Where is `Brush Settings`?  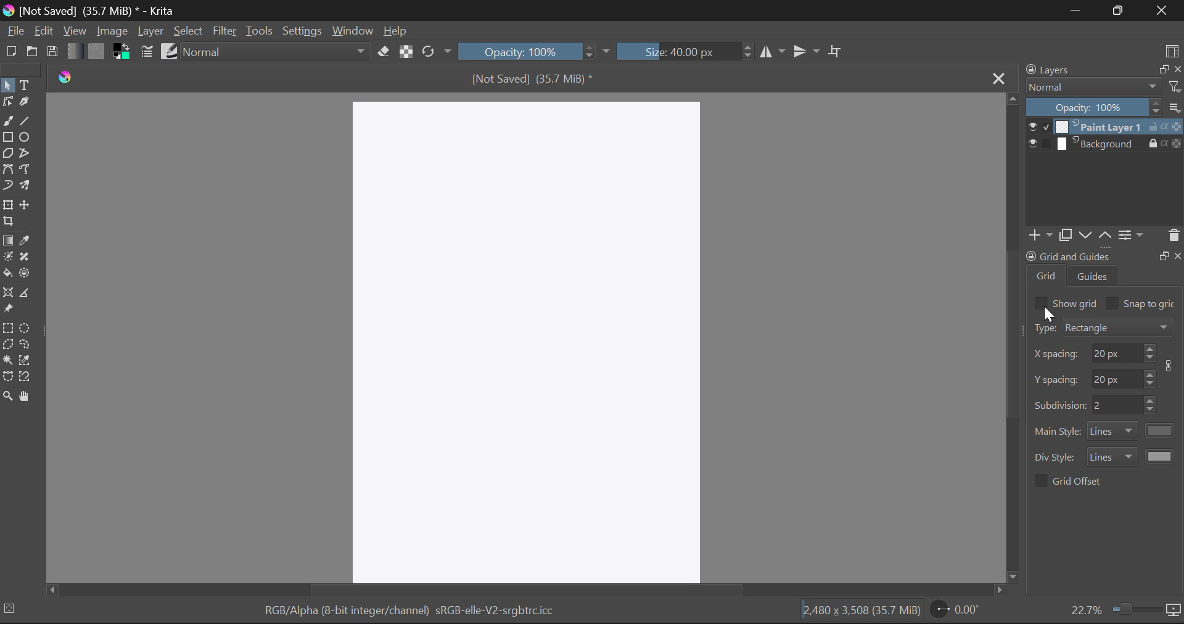 Brush Settings is located at coordinates (146, 52).